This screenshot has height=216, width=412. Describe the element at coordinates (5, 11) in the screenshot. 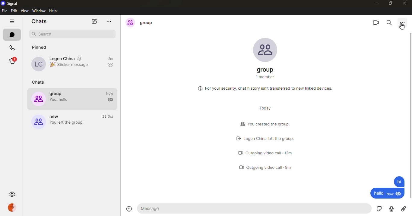

I see `file` at that location.